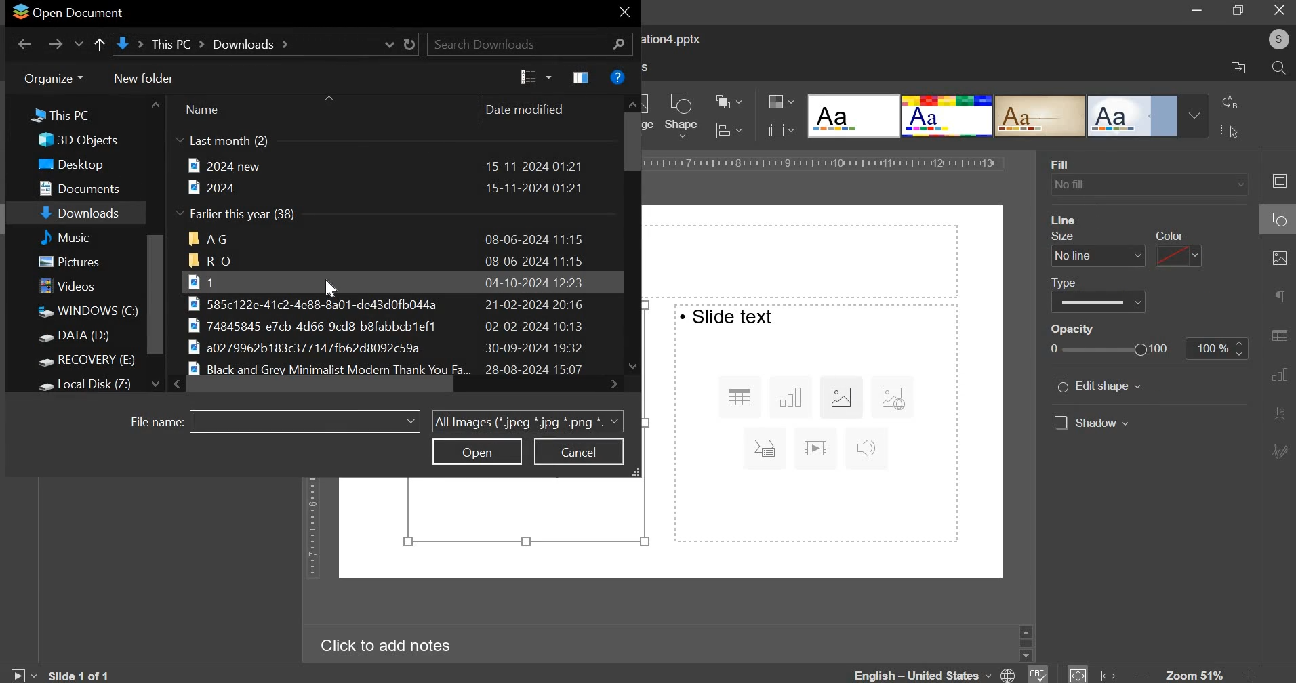 The image size is (1296, 683). I want to click on design, so click(1134, 117).